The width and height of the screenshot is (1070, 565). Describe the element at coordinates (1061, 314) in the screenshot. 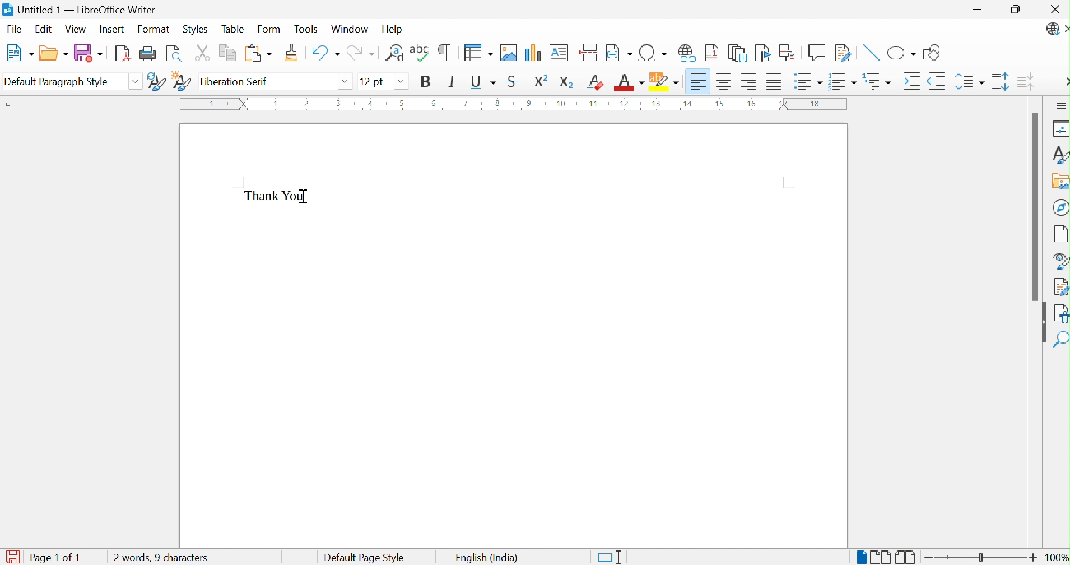

I see `Accessibility Check` at that location.